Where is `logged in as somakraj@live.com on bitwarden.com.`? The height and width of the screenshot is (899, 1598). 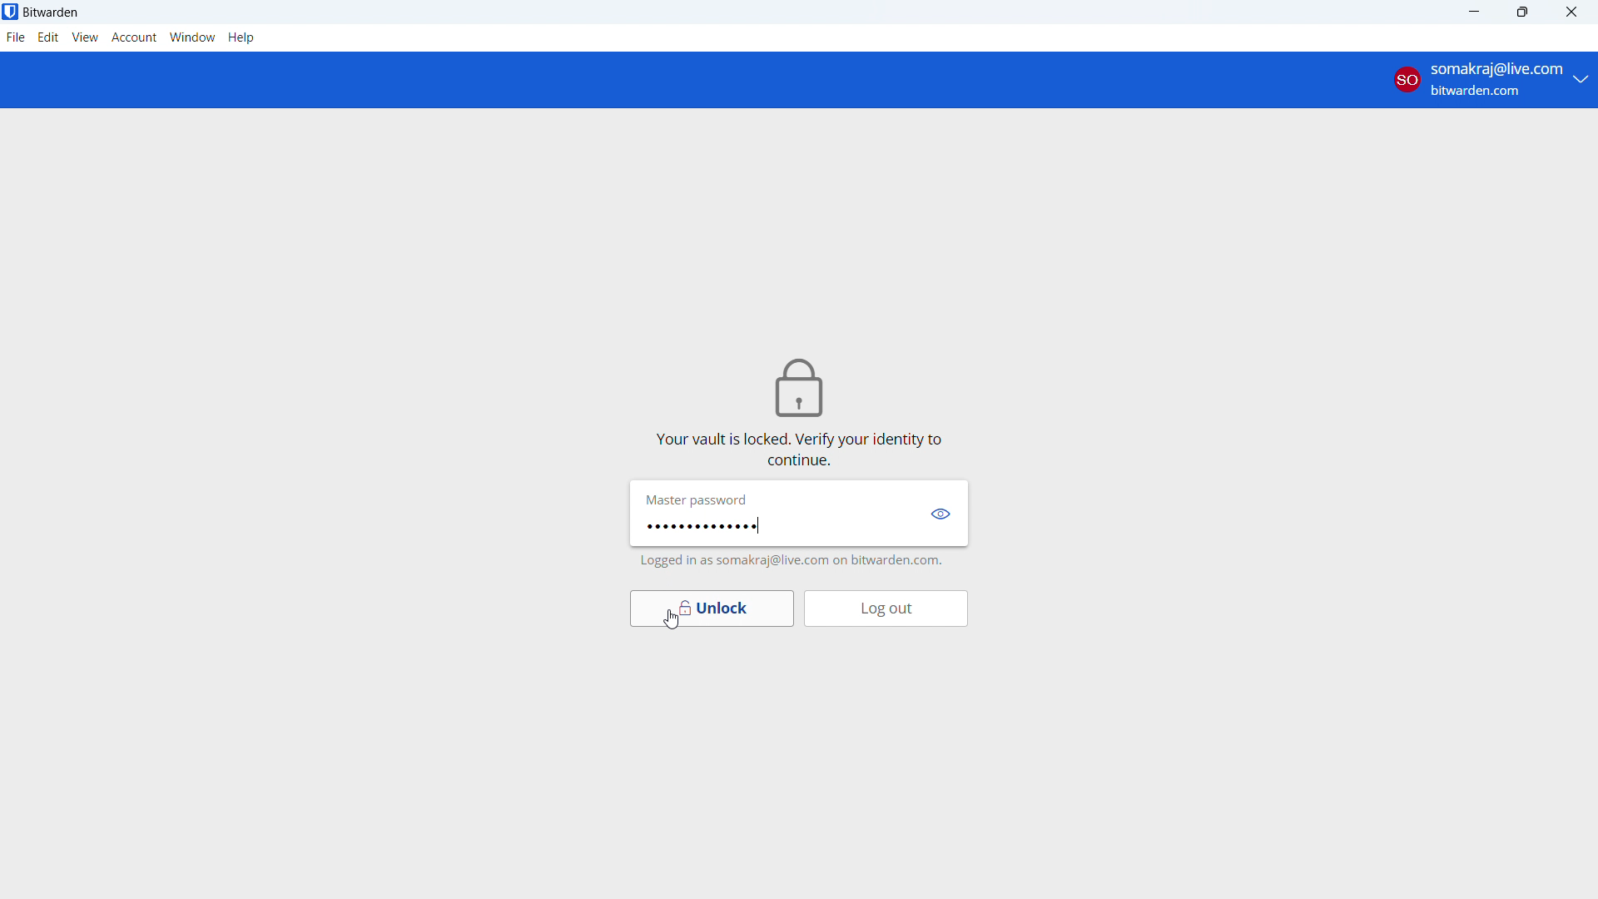
logged in as somakraj@live.com on bitwarden.com. is located at coordinates (795, 563).